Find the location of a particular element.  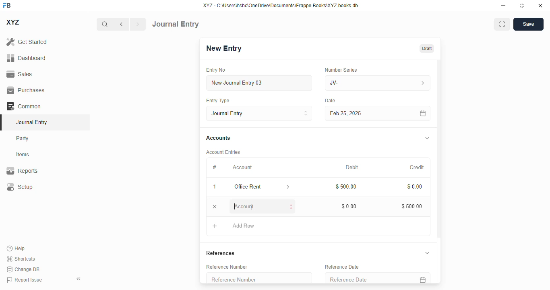

close is located at coordinates (540, 5).